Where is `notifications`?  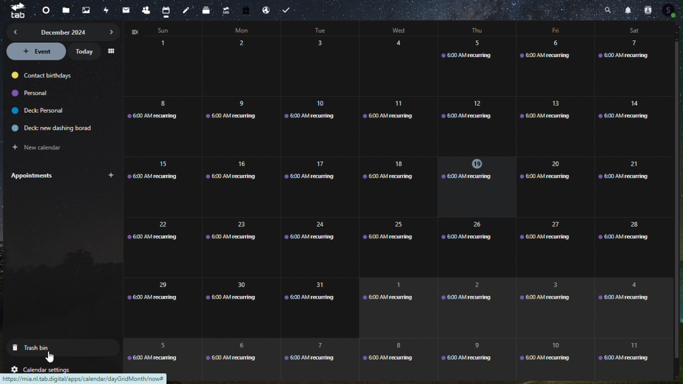 notifications is located at coordinates (629, 10).